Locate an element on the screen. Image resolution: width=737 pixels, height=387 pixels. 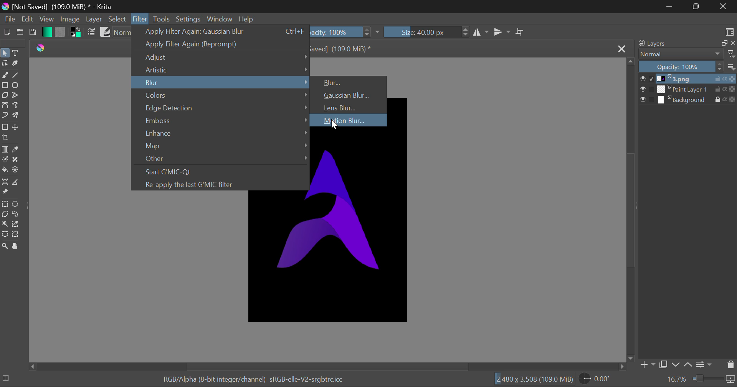
Vertical Mirror Flip is located at coordinates (482, 33).